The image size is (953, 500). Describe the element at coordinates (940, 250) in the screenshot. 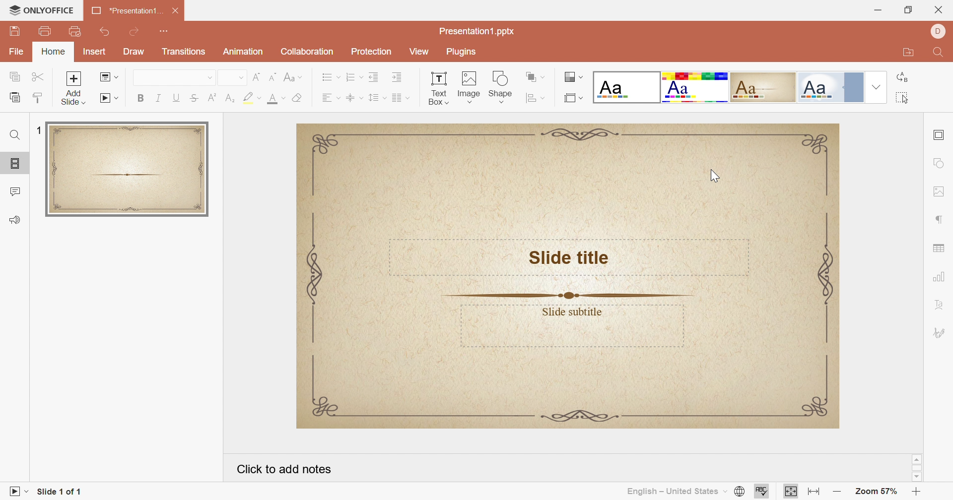

I see `Table settings` at that location.